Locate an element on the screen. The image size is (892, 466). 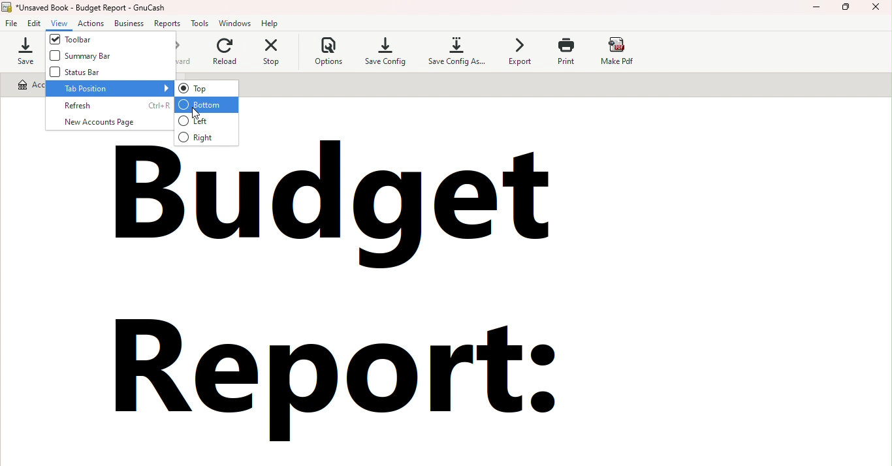
Tools is located at coordinates (201, 23).